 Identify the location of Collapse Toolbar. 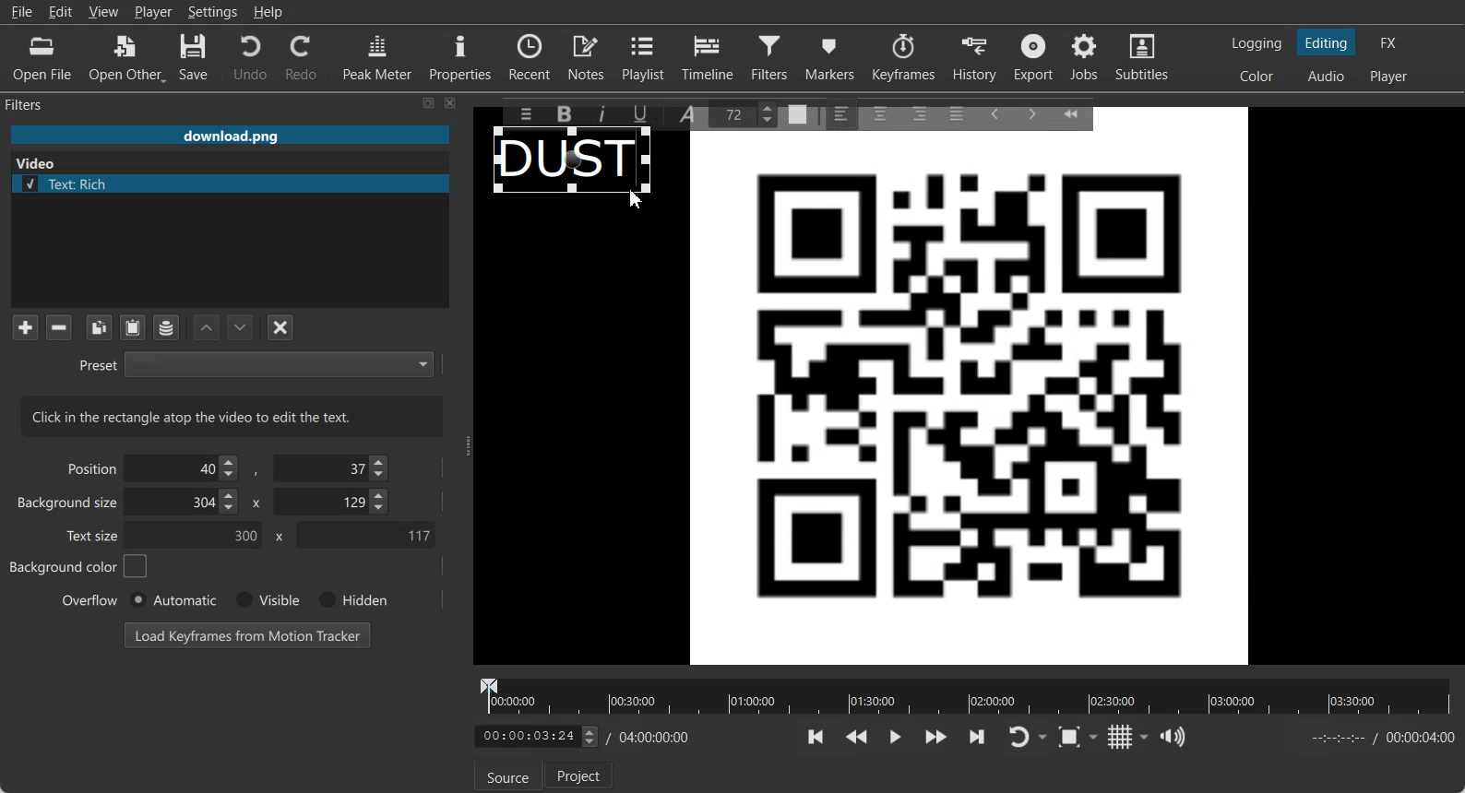
(1079, 111).